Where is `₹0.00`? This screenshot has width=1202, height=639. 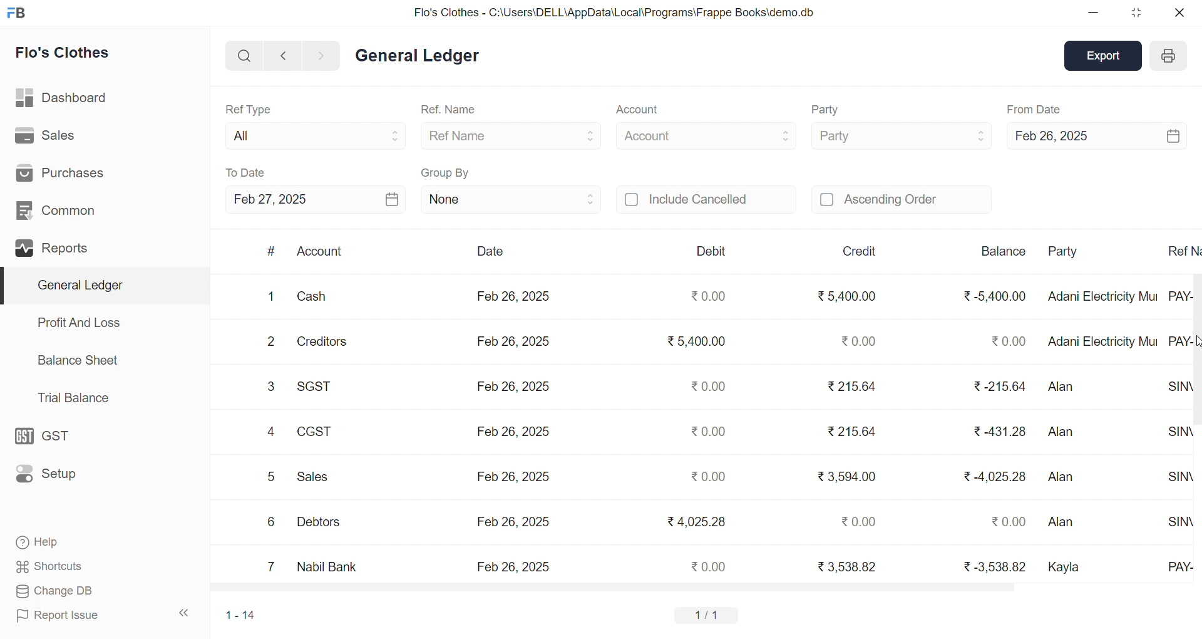 ₹0.00 is located at coordinates (707, 432).